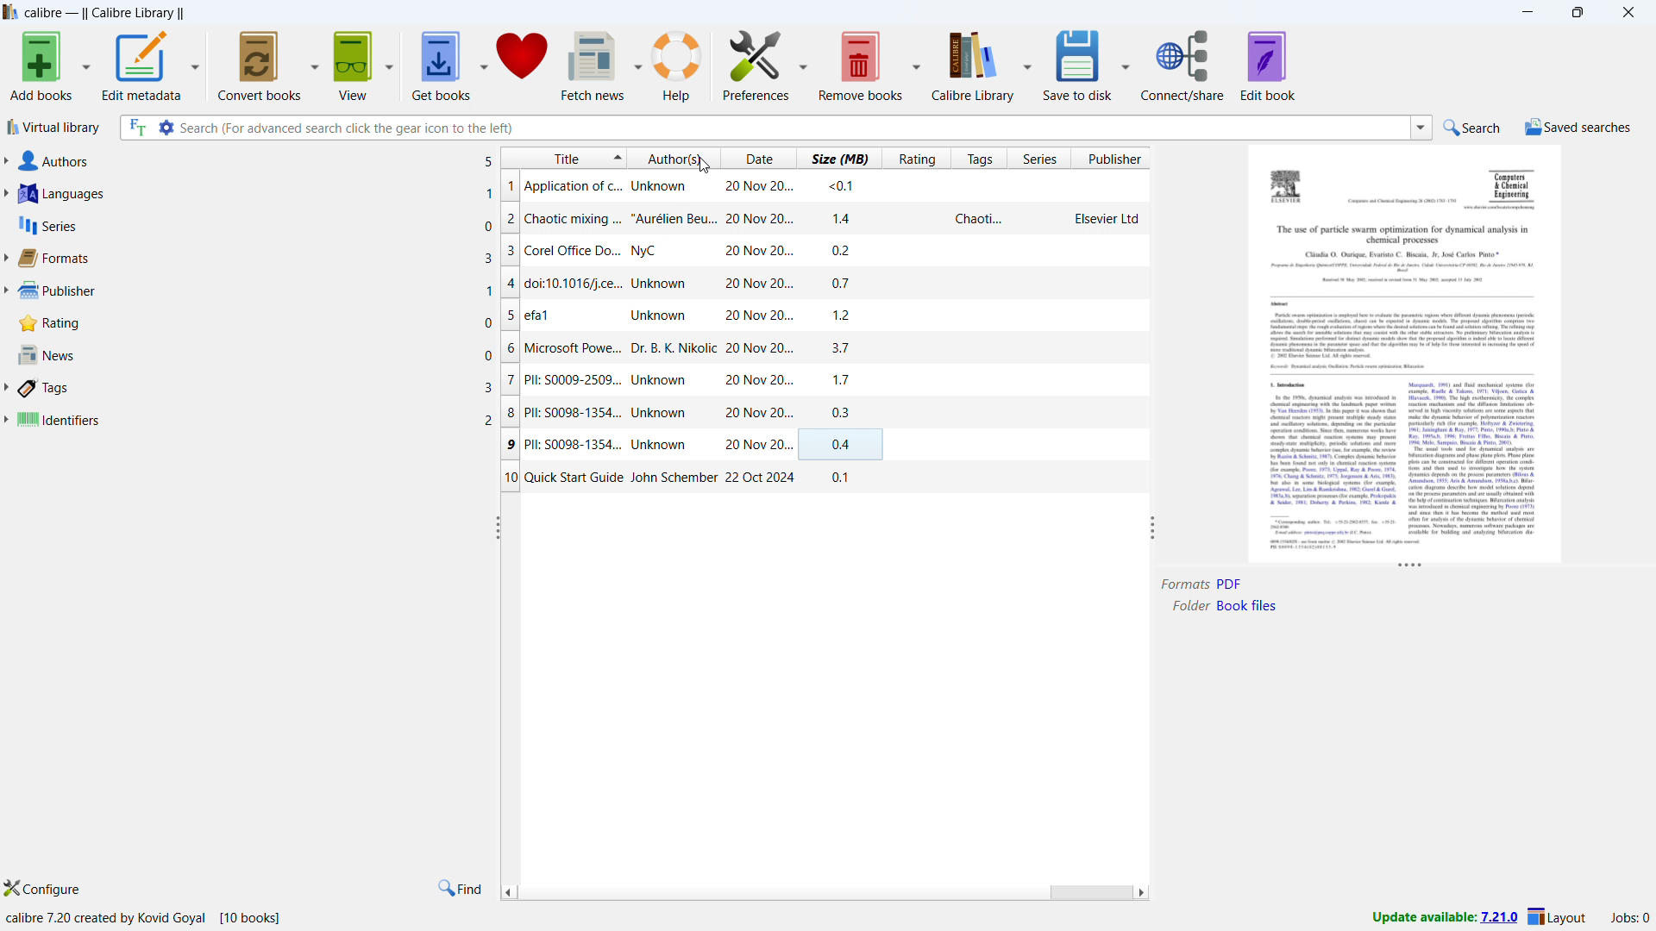 This screenshot has height=931, width=1656. What do you see at coordinates (255, 422) in the screenshot?
I see `identifiers` at bounding box center [255, 422].